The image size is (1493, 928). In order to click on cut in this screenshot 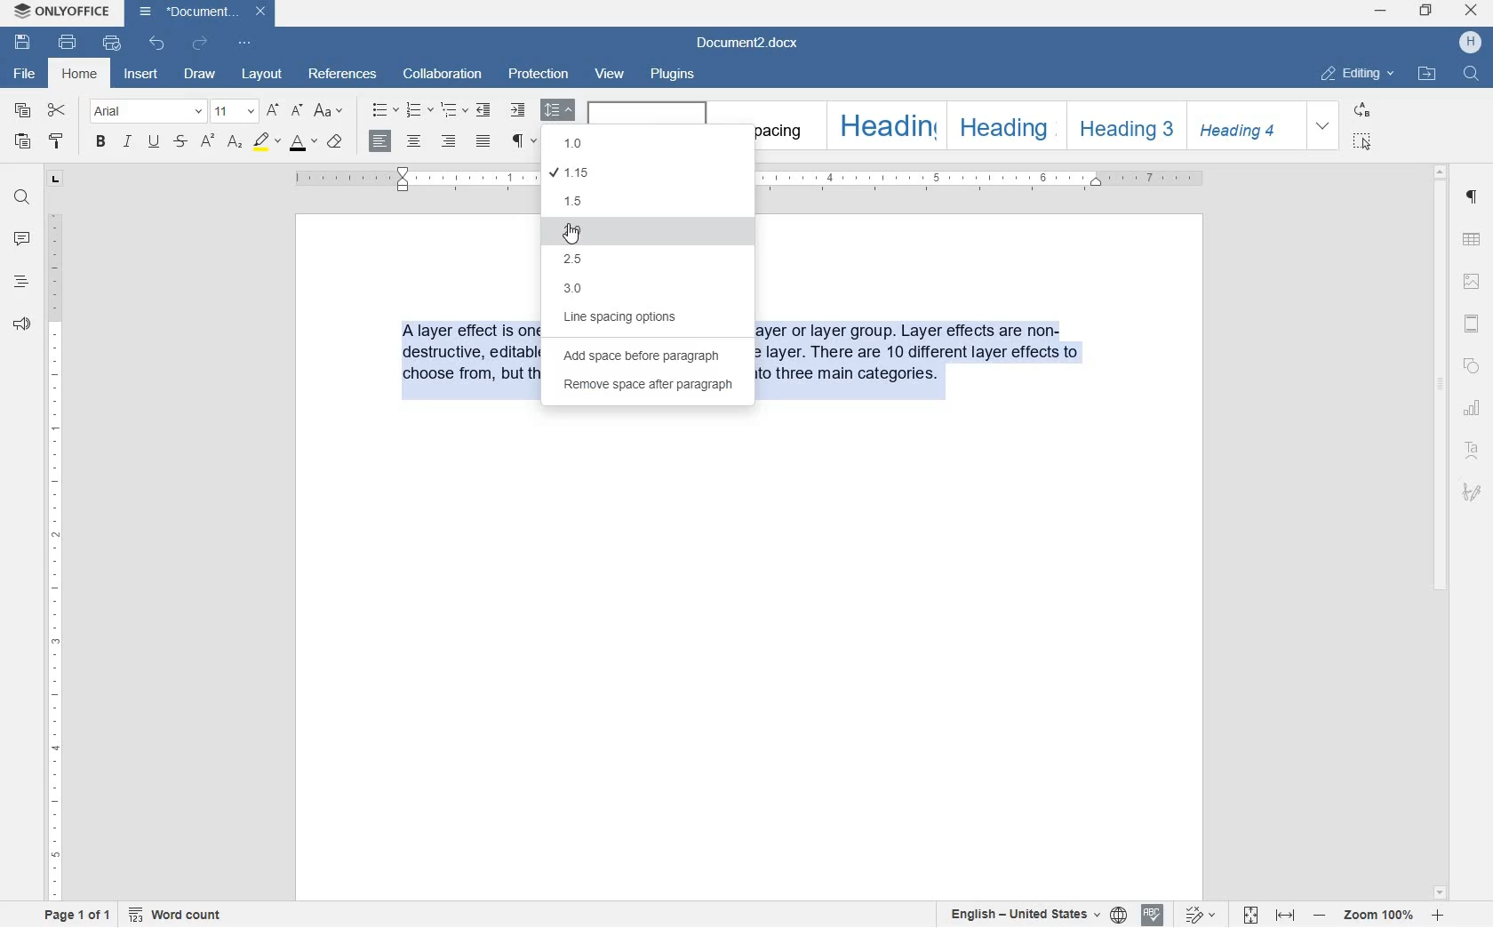, I will do `click(57, 111)`.